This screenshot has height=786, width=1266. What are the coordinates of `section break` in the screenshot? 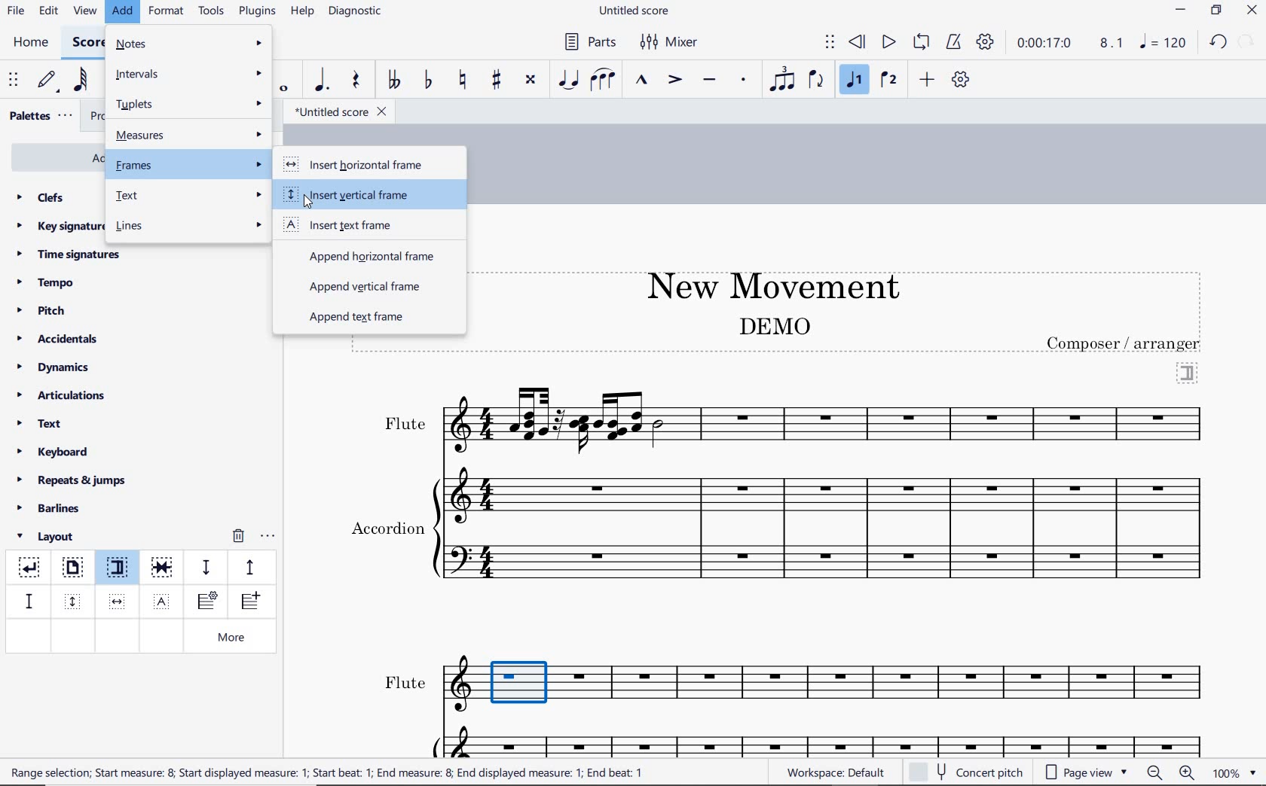 It's located at (121, 570).